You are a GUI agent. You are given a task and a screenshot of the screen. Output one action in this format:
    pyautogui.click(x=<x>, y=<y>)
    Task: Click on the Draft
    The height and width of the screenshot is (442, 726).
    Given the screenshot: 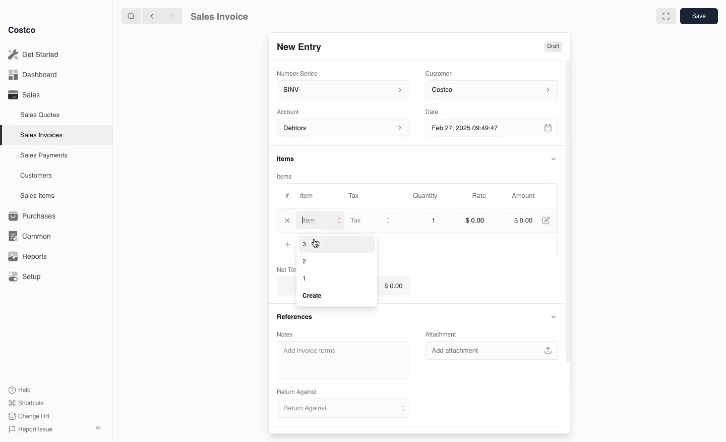 What is the action you would take?
    pyautogui.click(x=554, y=47)
    